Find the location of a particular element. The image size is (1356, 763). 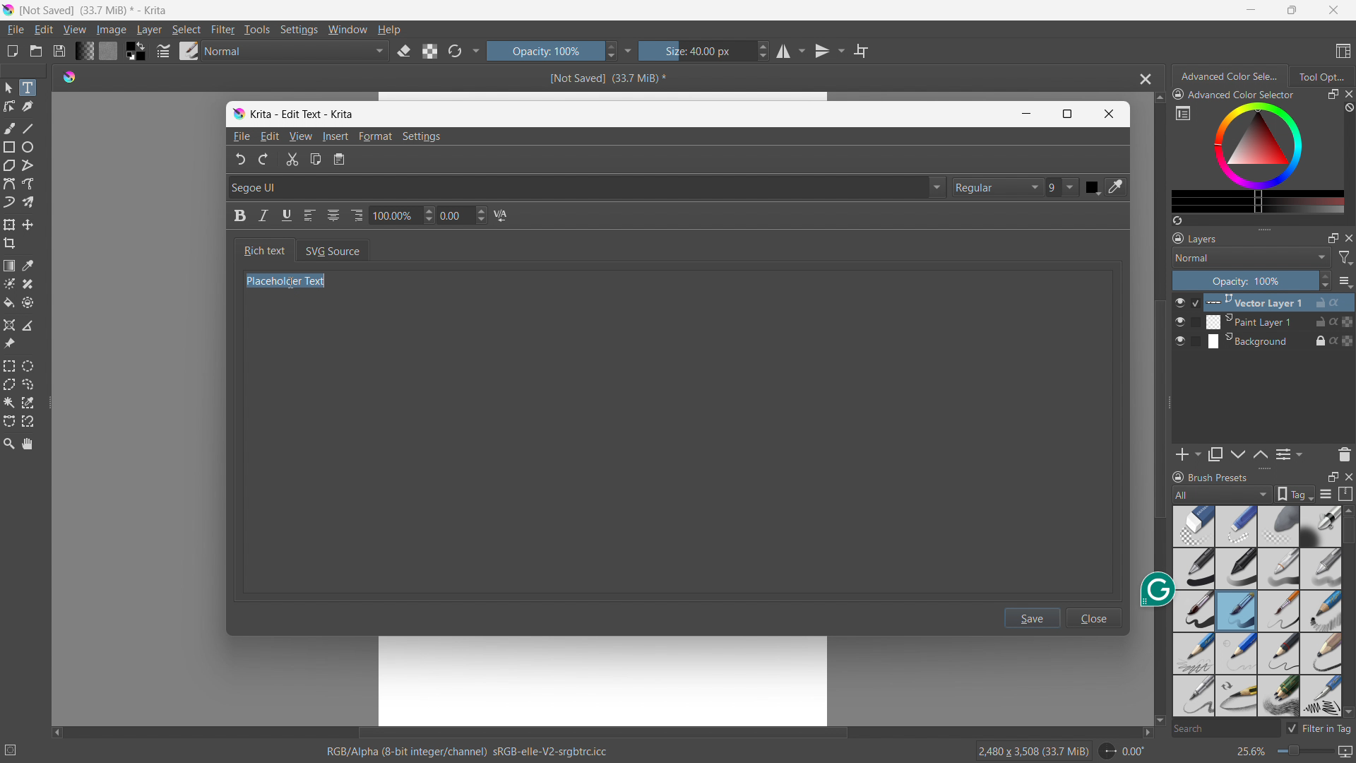

line tool is located at coordinates (29, 128).